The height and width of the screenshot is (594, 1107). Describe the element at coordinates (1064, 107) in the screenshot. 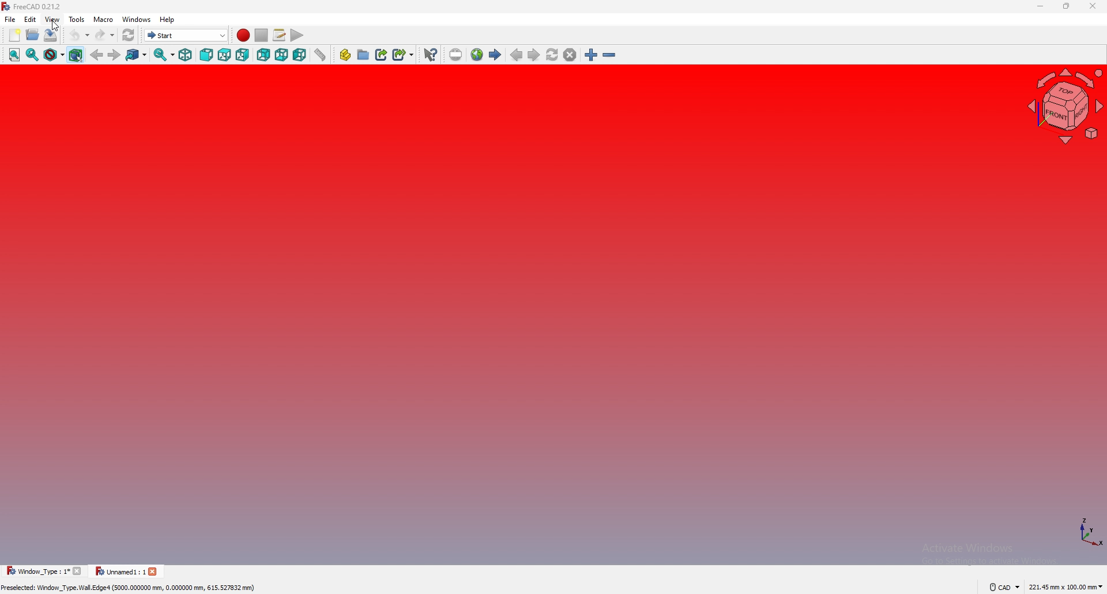

I see `navigating cube` at that location.